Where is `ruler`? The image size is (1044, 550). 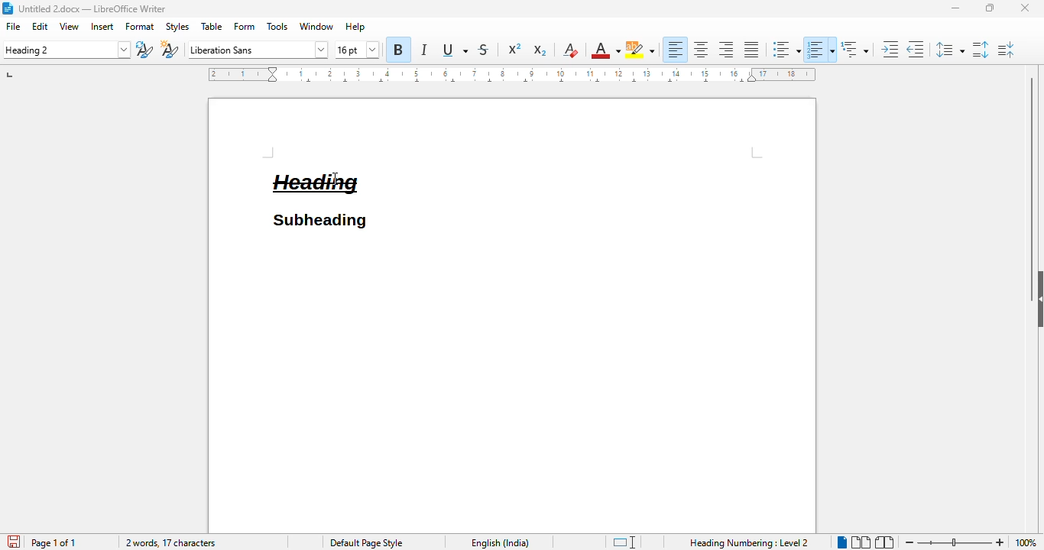 ruler is located at coordinates (511, 74).